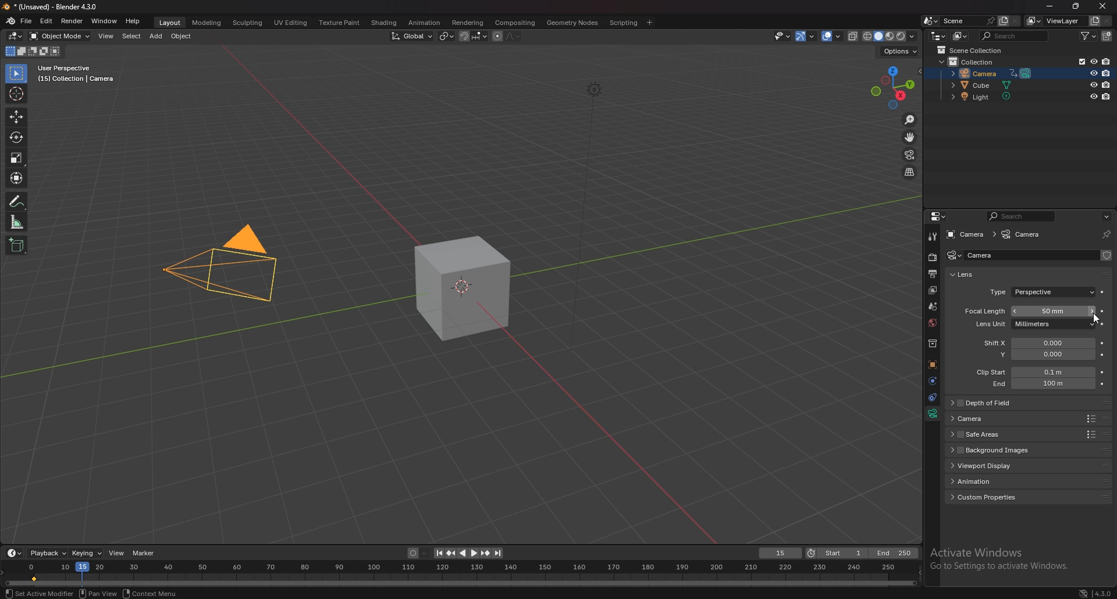 This screenshot has height=599, width=1117. I want to click on proportional editing objects, so click(495, 36).